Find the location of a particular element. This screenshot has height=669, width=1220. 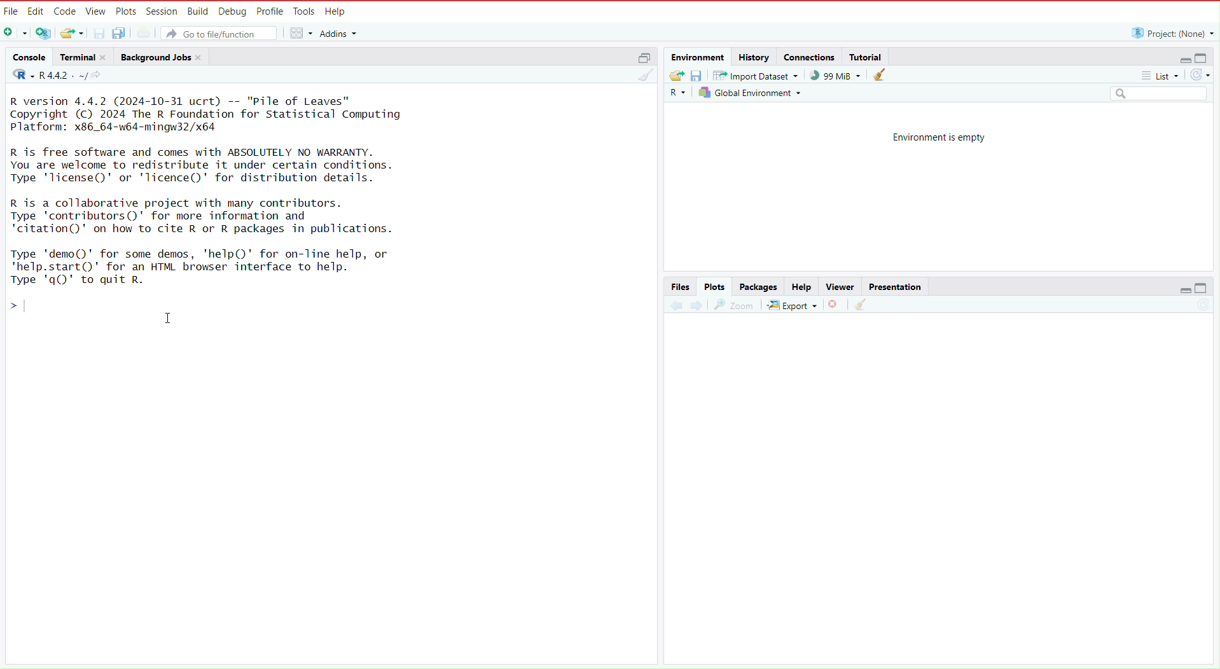

language select is located at coordinates (18, 76).